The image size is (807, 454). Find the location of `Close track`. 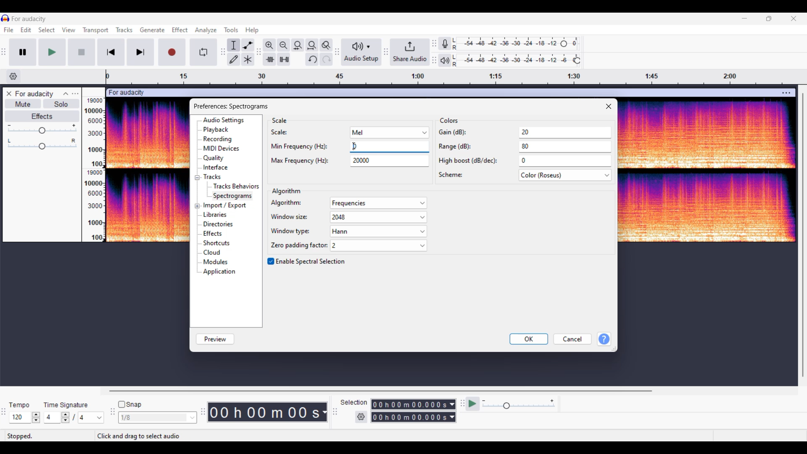

Close track is located at coordinates (9, 93).